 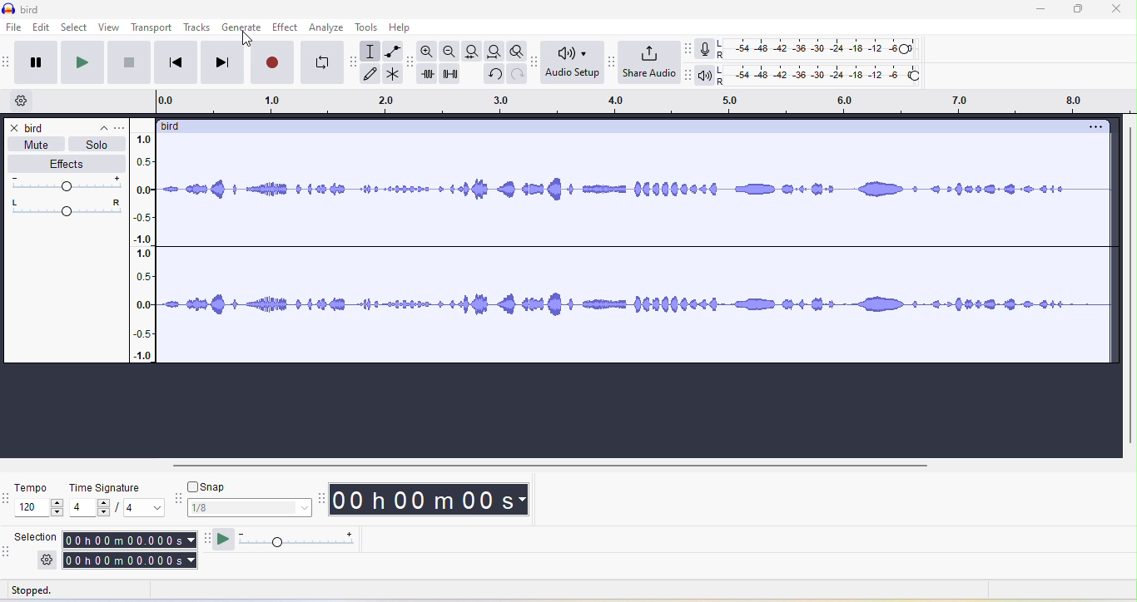 I want to click on open menu, so click(x=120, y=127).